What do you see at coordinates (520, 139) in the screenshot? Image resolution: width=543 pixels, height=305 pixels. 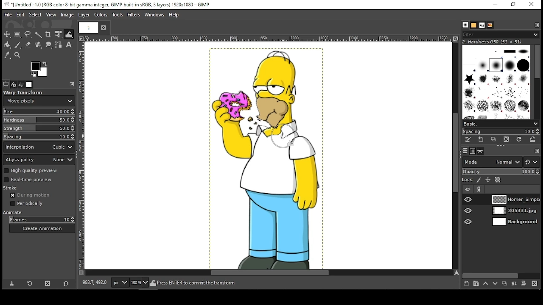 I see `refresh brushes` at bounding box center [520, 139].